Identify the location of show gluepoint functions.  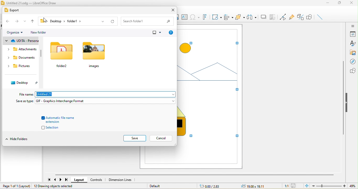
(293, 18).